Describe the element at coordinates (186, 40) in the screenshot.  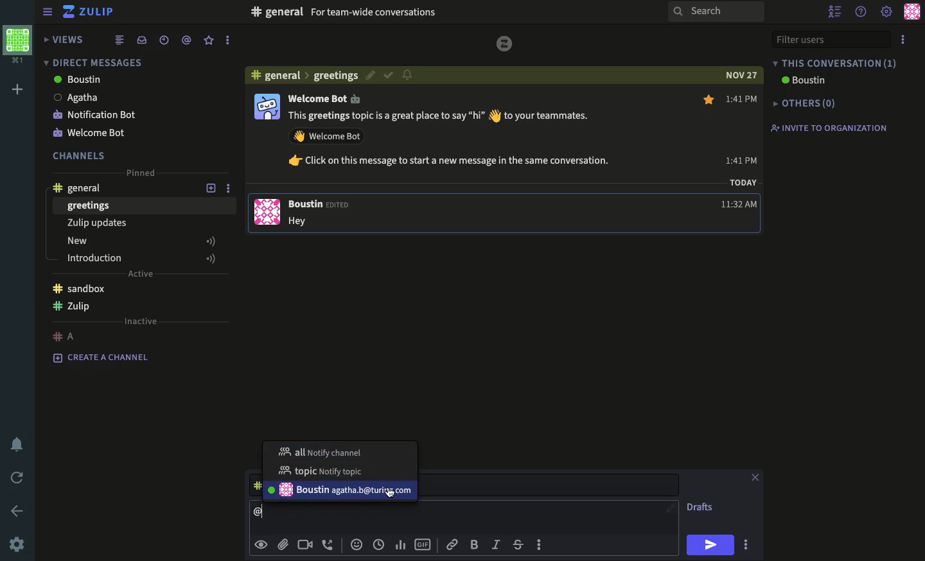
I see `tagged` at that location.